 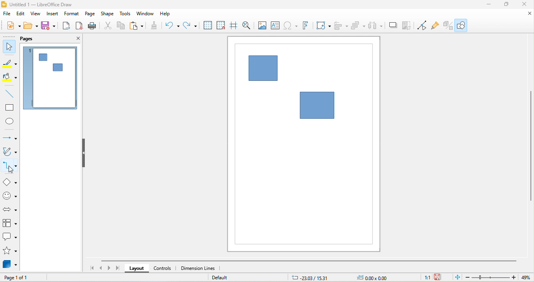 What do you see at coordinates (39, 4) in the screenshot?
I see `untitled 1-libre office draw` at bounding box center [39, 4].